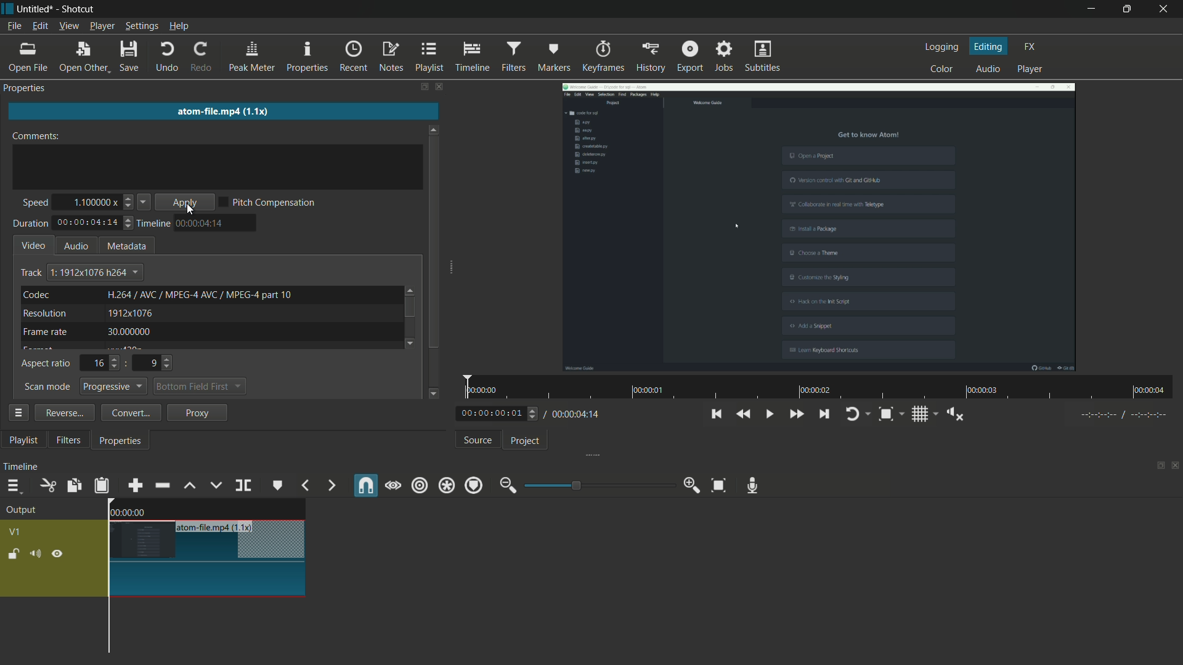 The width and height of the screenshot is (1183, 665). Describe the element at coordinates (852, 414) in the screenshot. I see `toggle player looping` at that location.